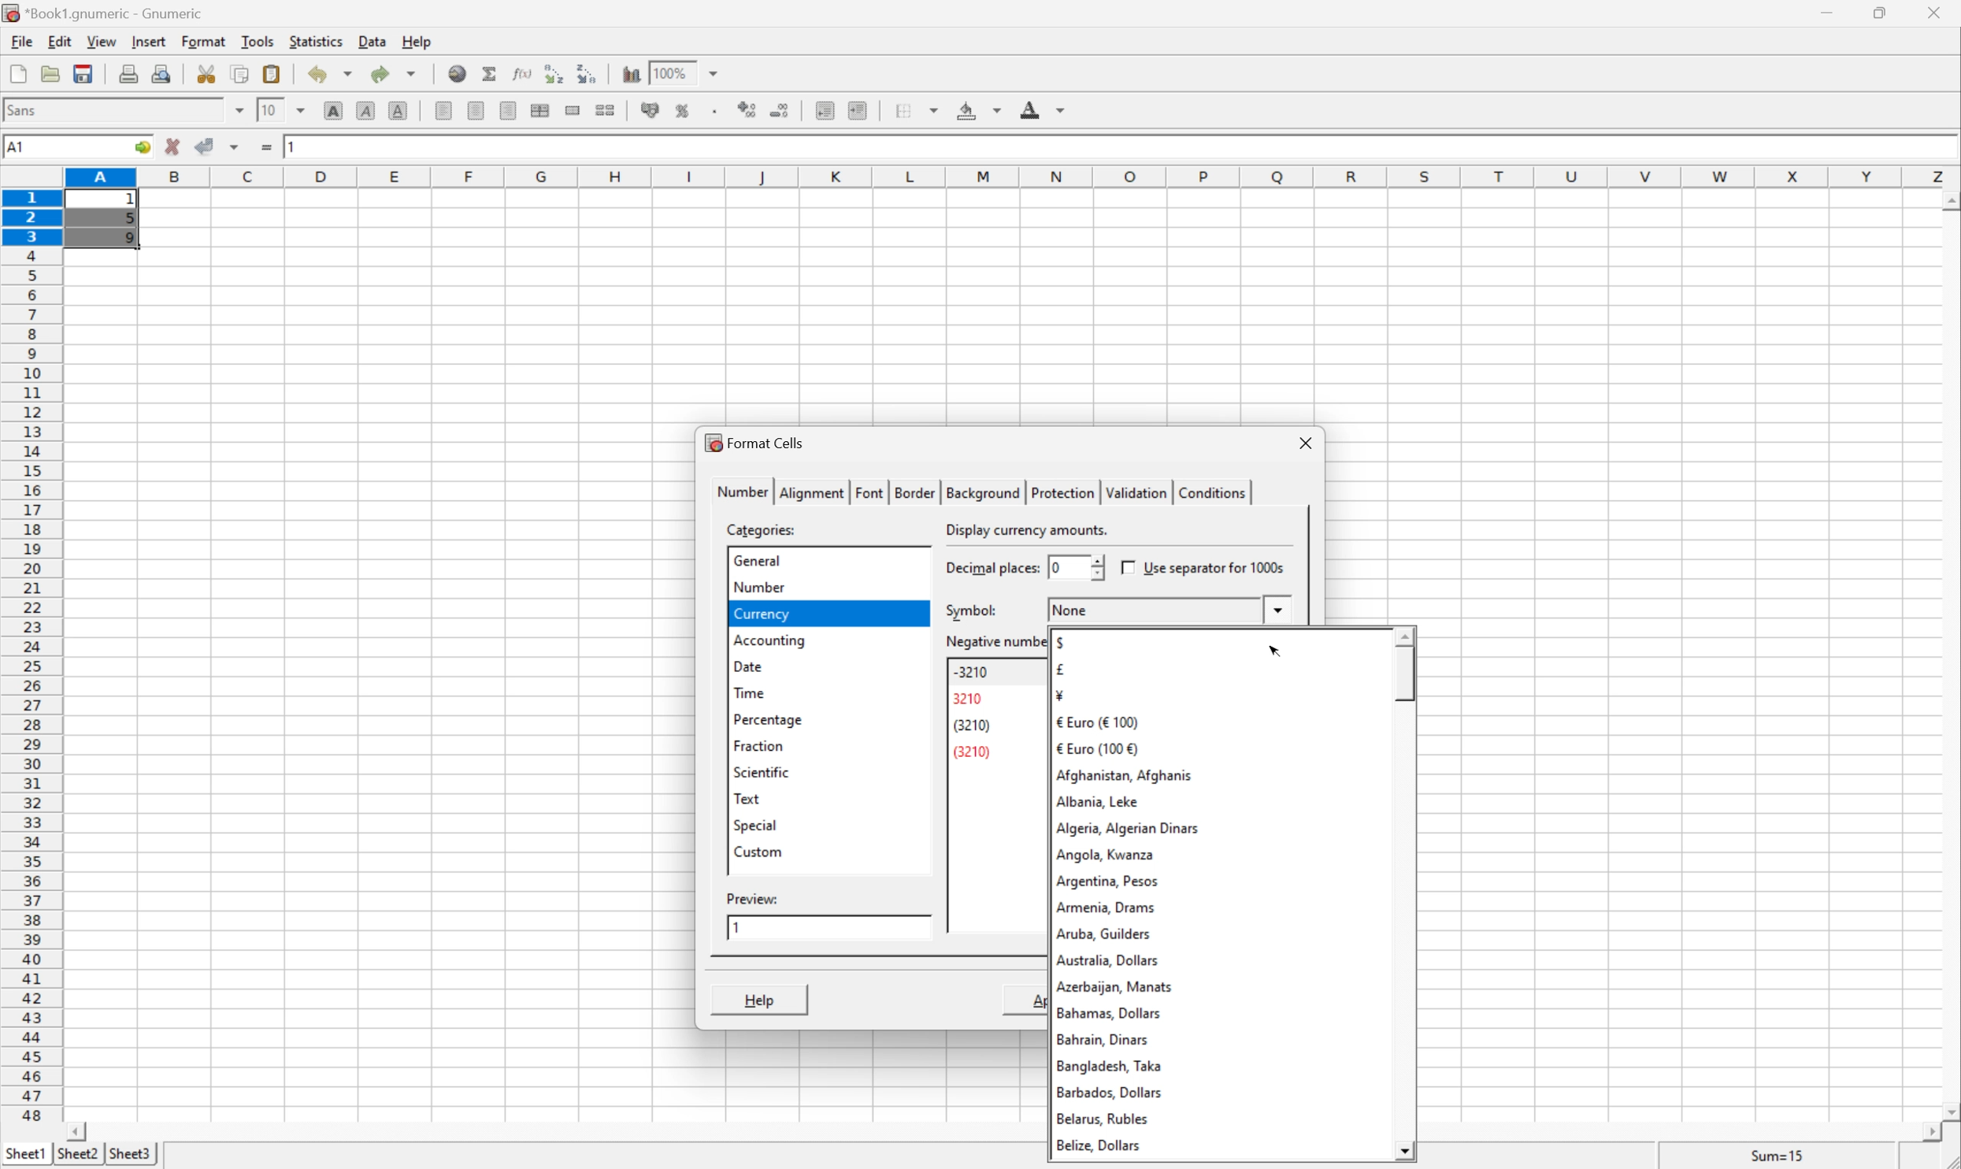 Image resolution: width=1961 pixels, height=1169 pixels. I want to click on font, so click(869, 492).